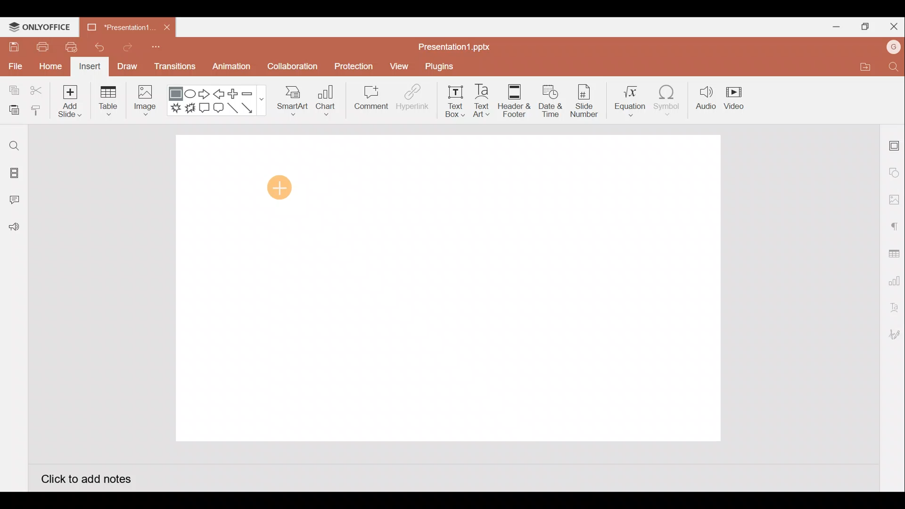 The image size is (905, 509). I want to click on Redo, so click(122, 49).